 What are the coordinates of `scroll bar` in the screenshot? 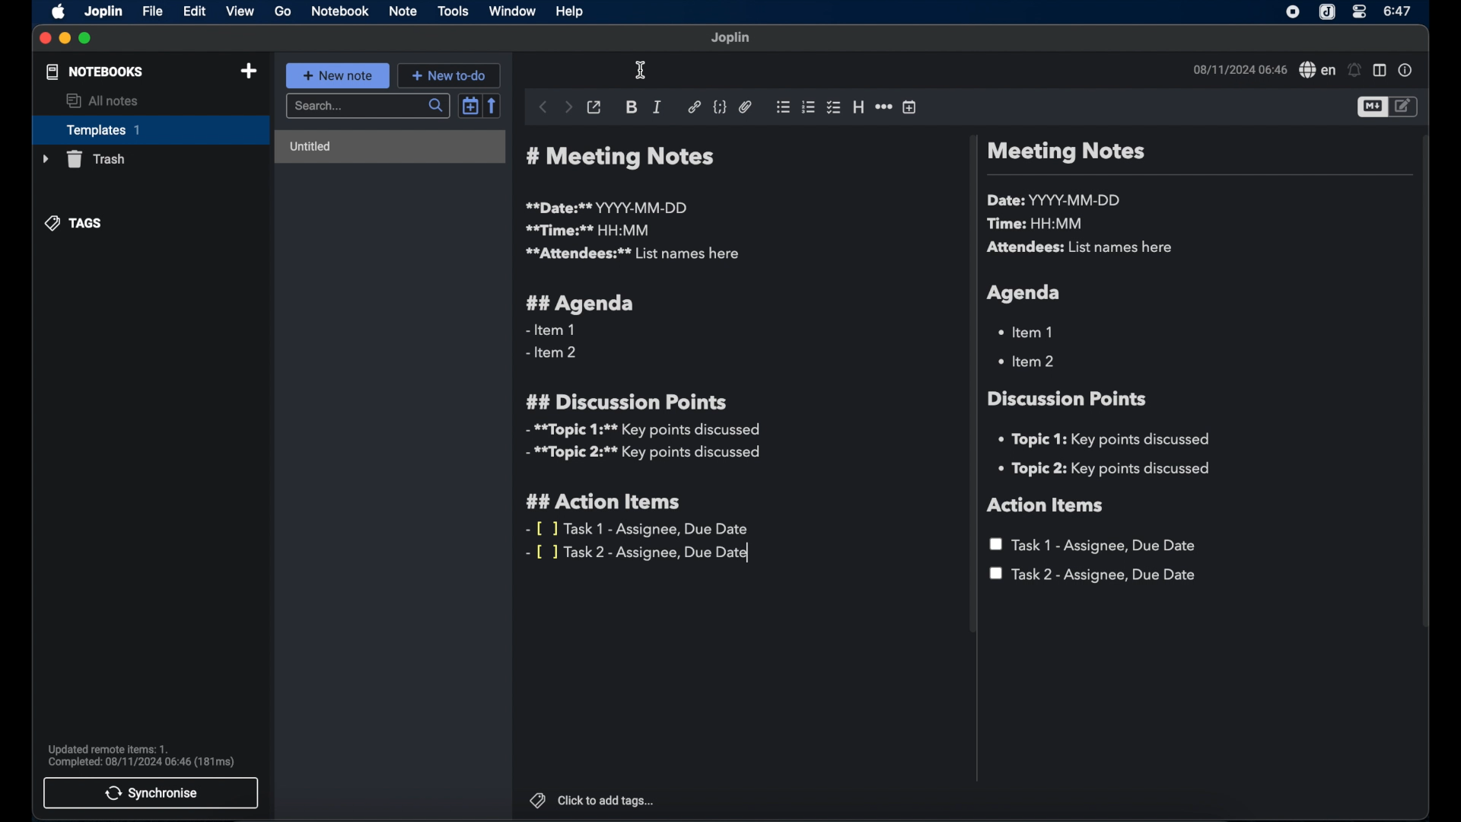 It's located at (969, 387).